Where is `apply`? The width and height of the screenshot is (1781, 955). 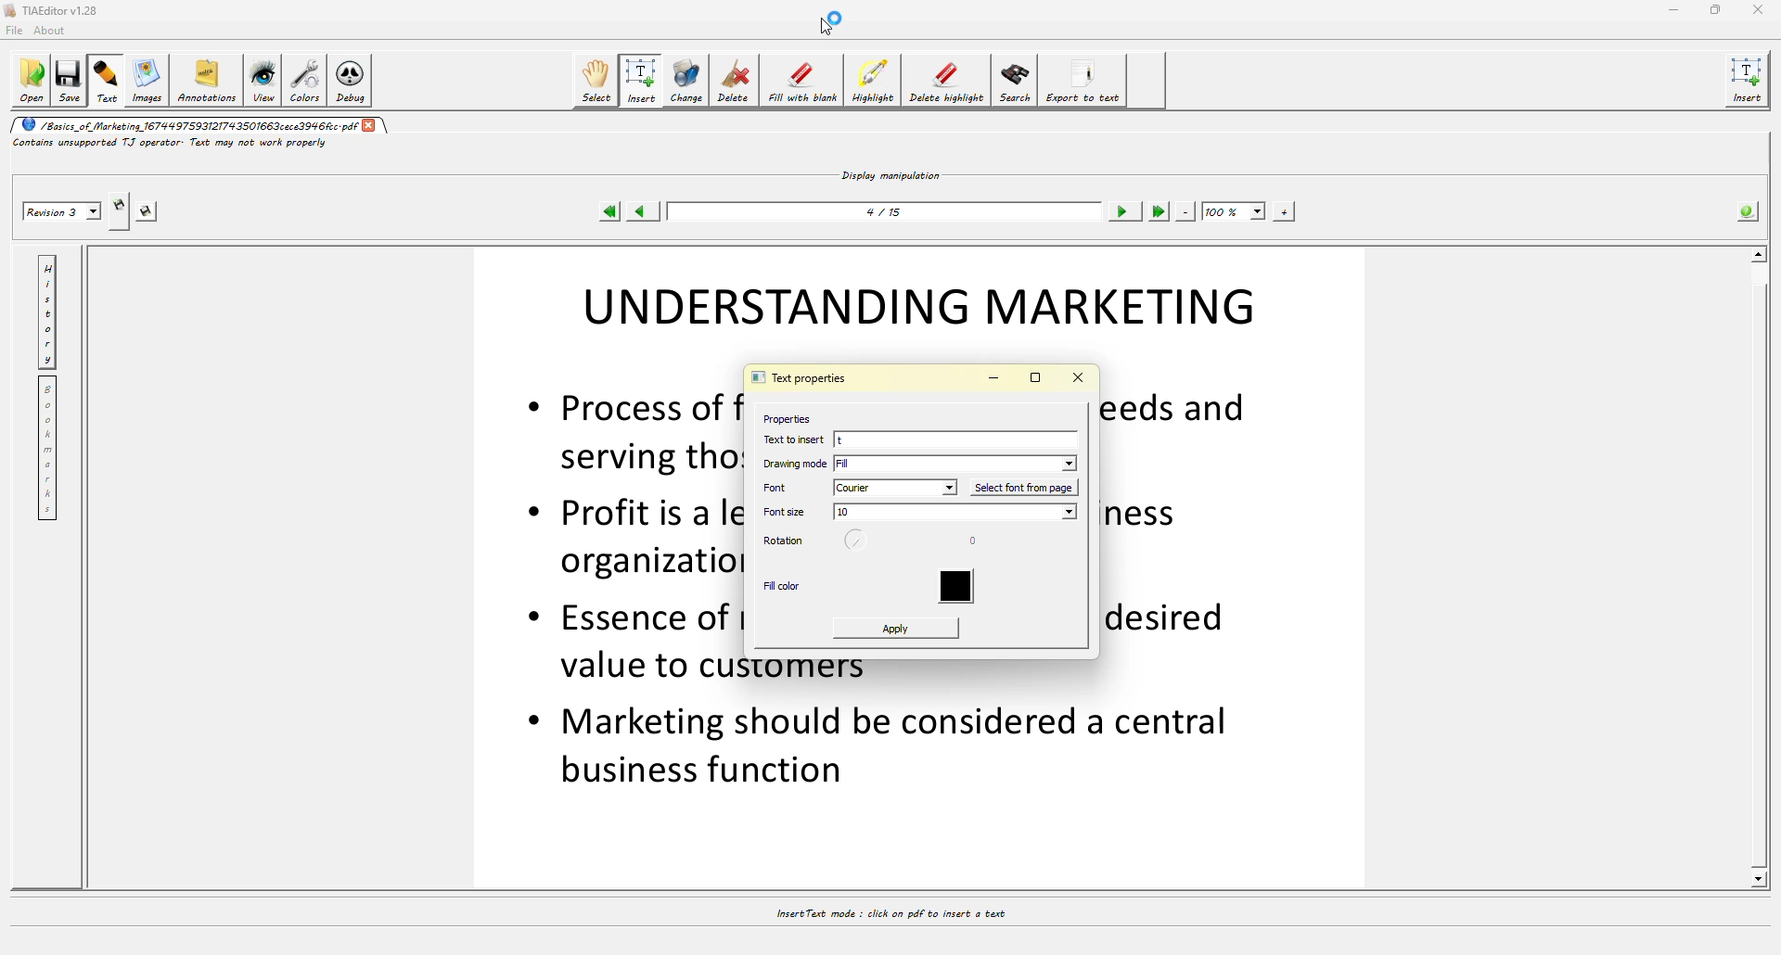 apply is located at coordinates (895, 622).